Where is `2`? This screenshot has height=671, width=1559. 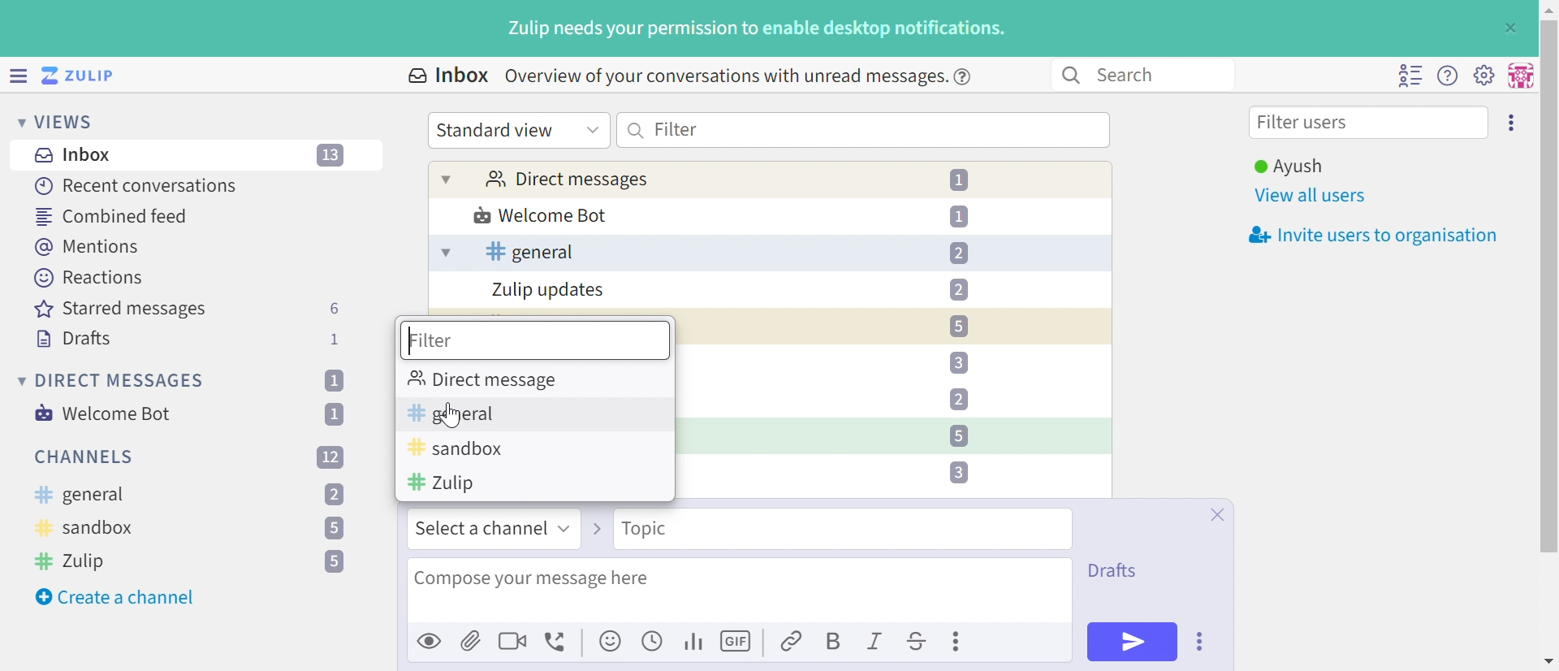 2 is located at coordinates (958, 399).